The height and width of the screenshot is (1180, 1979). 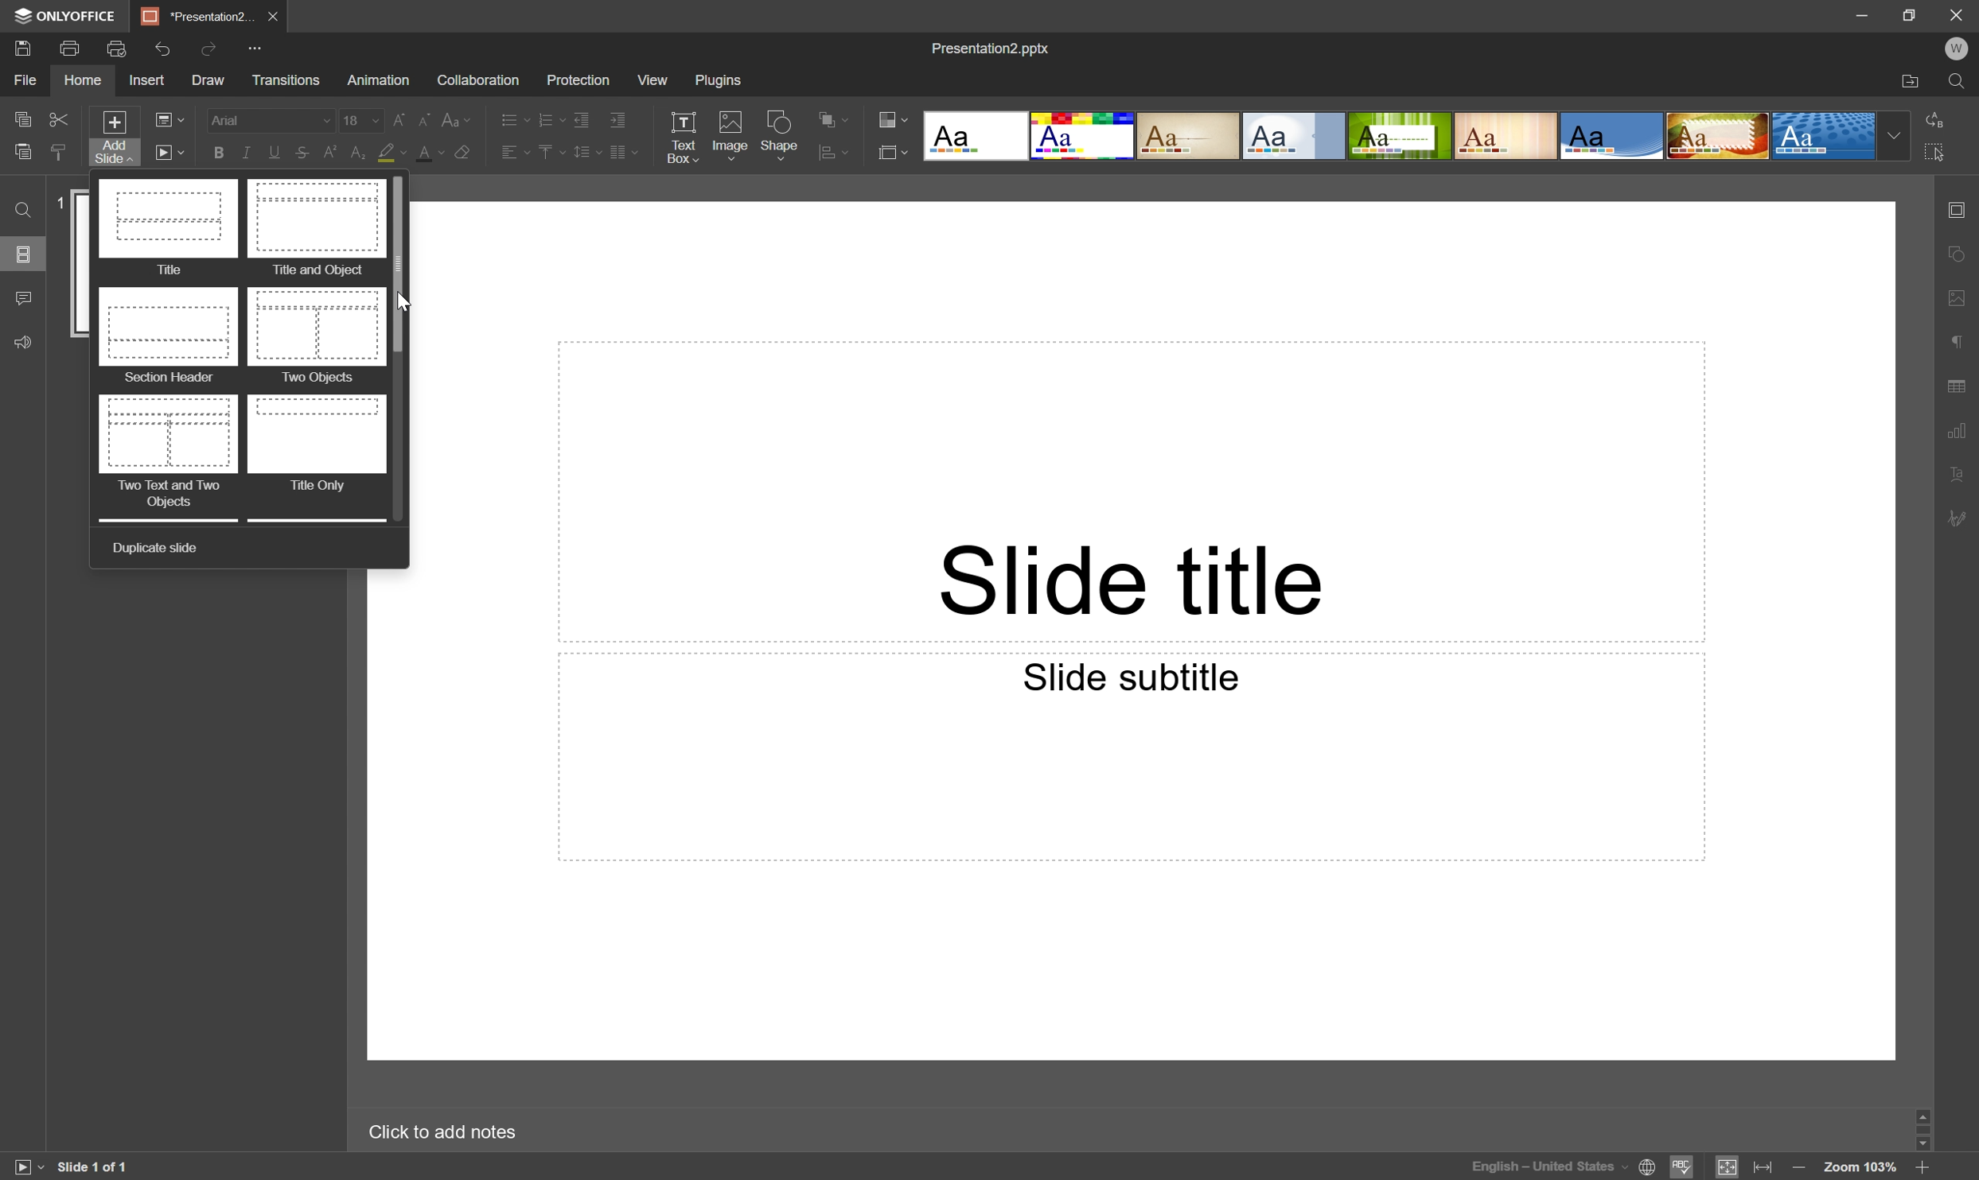 What do you see at coordinates (549, 117) in the screenshot?
I see `Numbering` at bounding box center [549, 117].